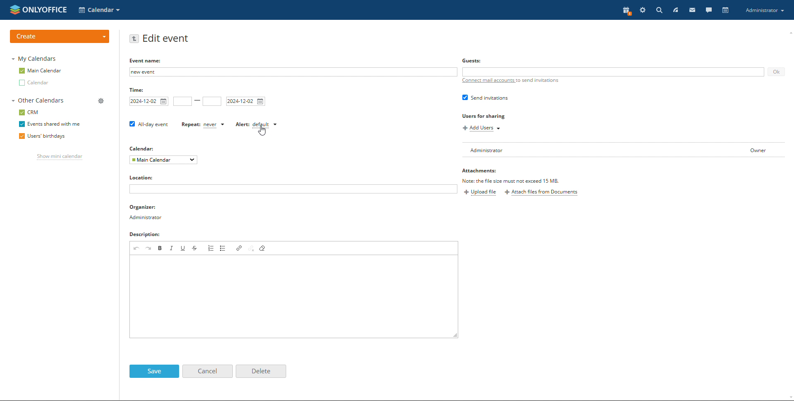  I want to click on add users, so click(482, 129).